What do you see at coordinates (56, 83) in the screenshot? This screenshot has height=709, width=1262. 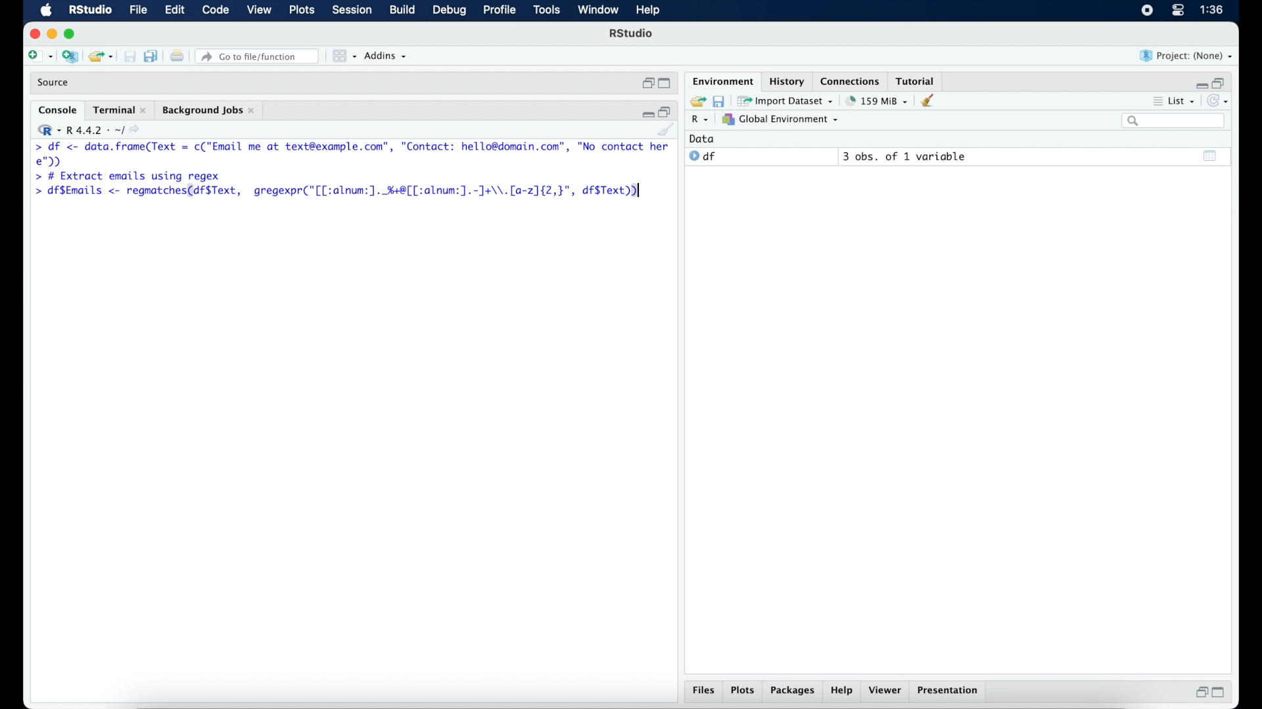 I see `source` at bounding box center [56, 83].